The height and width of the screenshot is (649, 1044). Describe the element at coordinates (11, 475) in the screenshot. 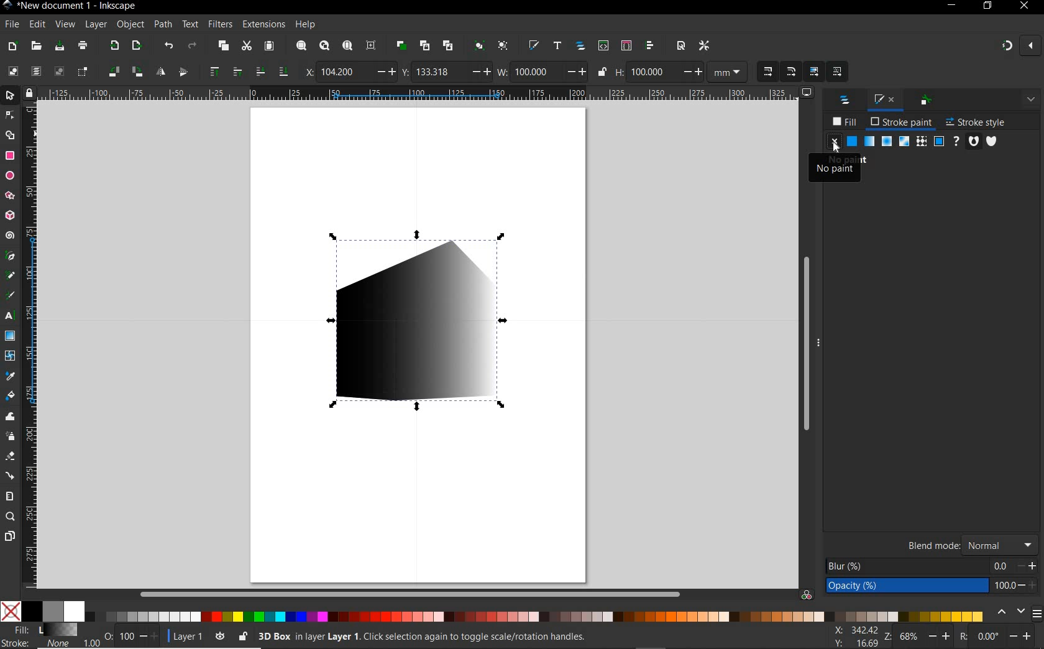

I see `CONNECTOR TOOL` at that location.